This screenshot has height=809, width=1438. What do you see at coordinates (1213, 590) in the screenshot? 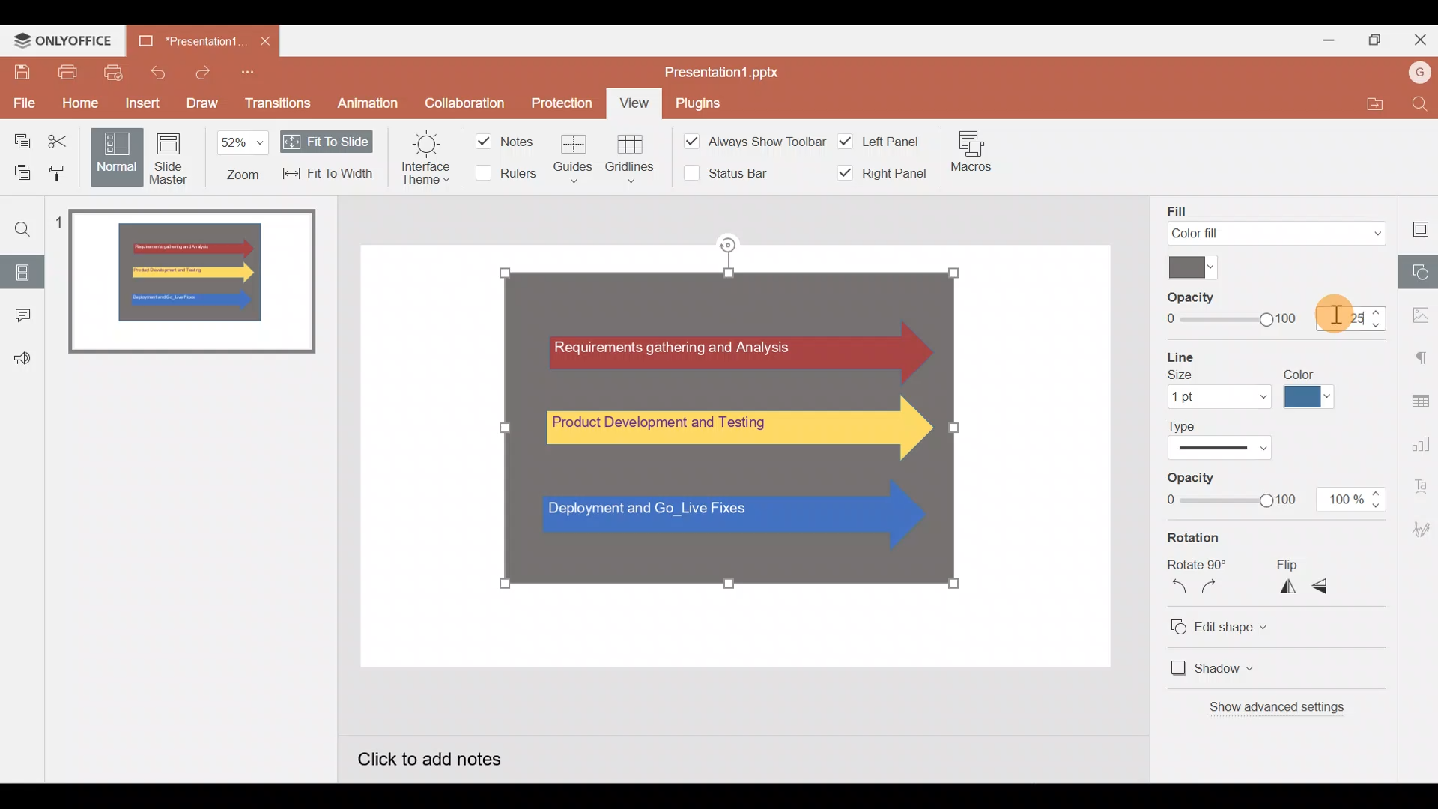
I see `Rotate clockwise` at bounding box center [1213, 590].